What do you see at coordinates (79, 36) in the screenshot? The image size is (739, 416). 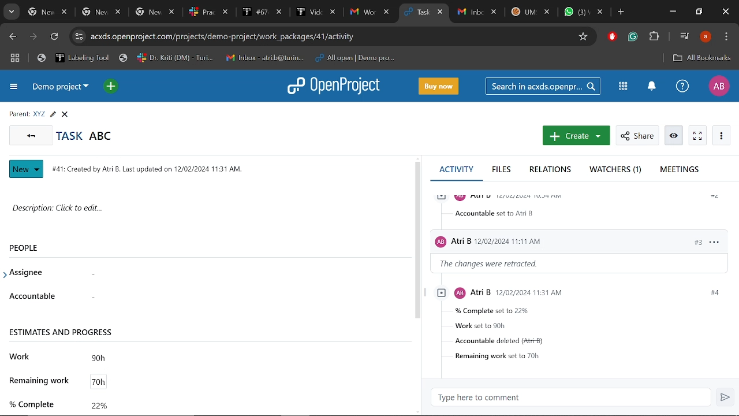 I see `Cite information` at bounding box center [79, 36].